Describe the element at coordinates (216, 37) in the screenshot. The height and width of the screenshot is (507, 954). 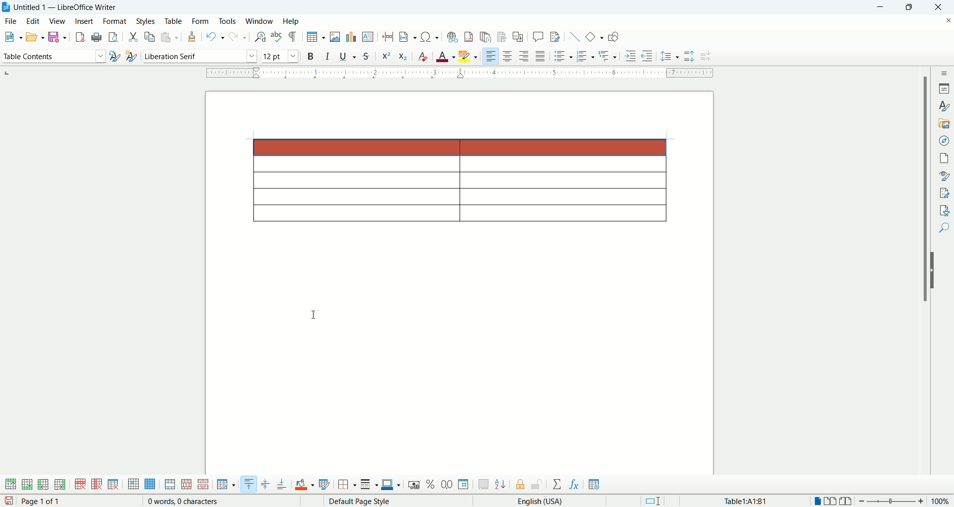
I see `undo` at that location.